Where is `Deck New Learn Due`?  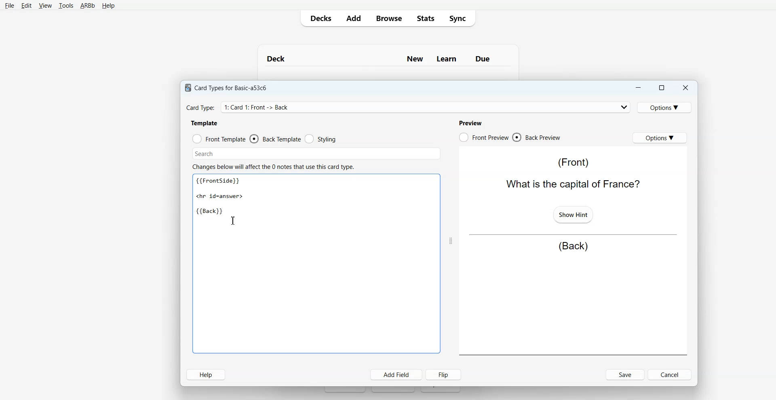 Deck New Learn Due is located at coordinates (383, 59).